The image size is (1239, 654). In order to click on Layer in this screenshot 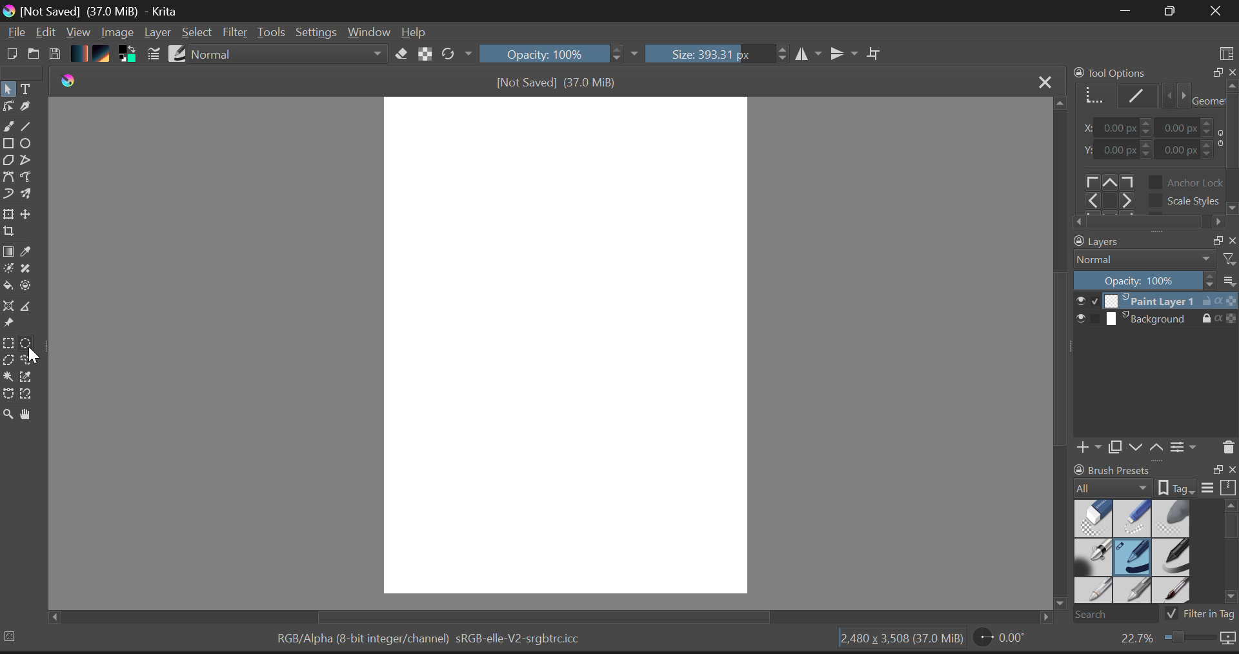, I will do `click(157, 34)`.